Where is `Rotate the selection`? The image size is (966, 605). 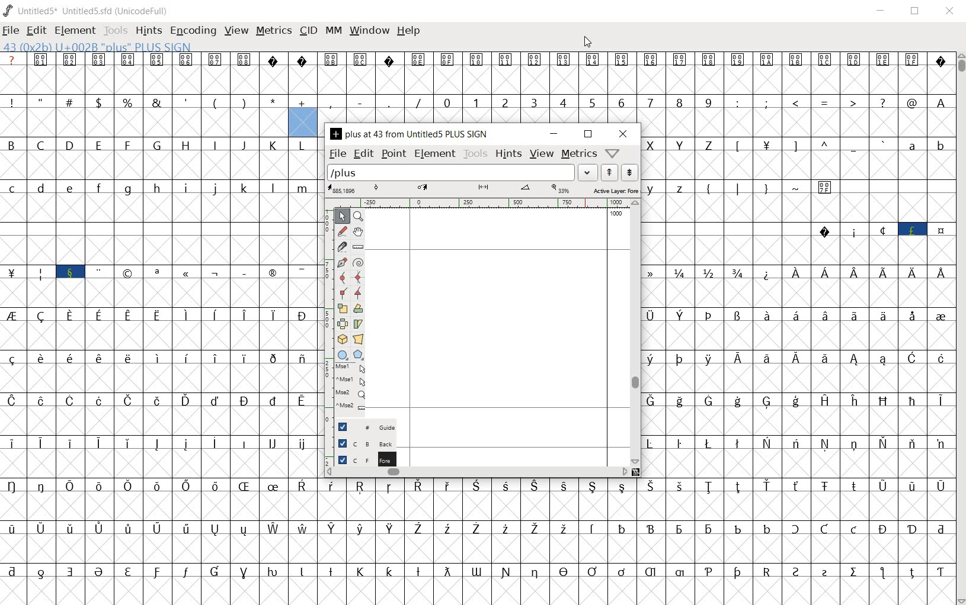
Rotate the selection is located at coordinates (358, 309).